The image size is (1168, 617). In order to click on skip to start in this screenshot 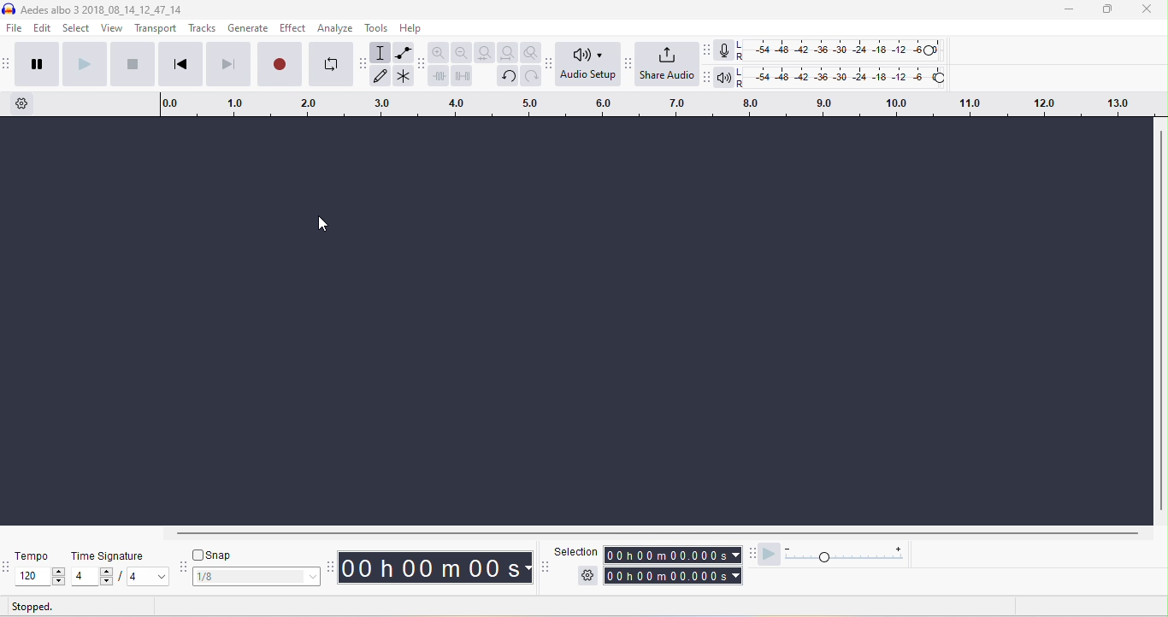, I will do `click(179, 63)`.